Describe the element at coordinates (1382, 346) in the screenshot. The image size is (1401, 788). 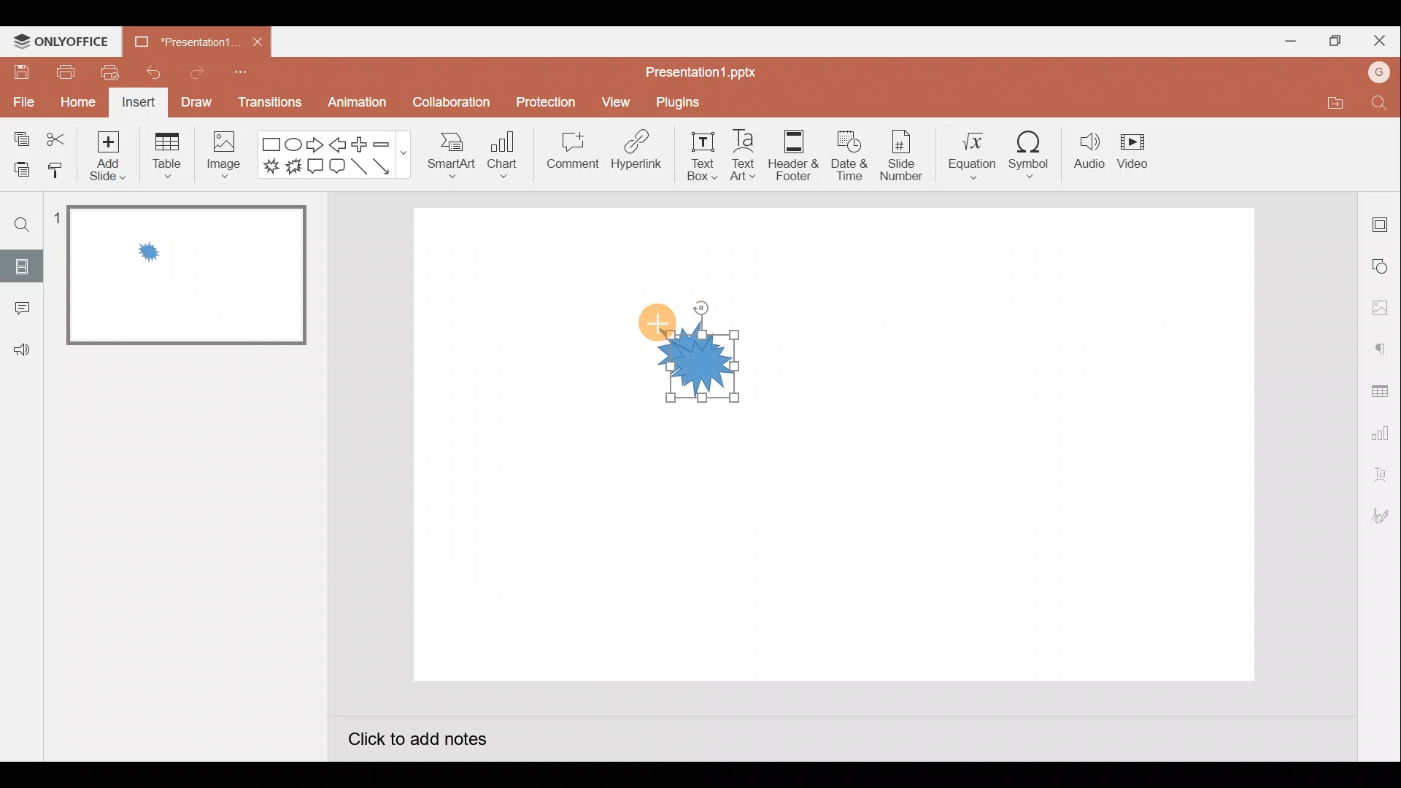
I see `Paragraph settings` at that location.